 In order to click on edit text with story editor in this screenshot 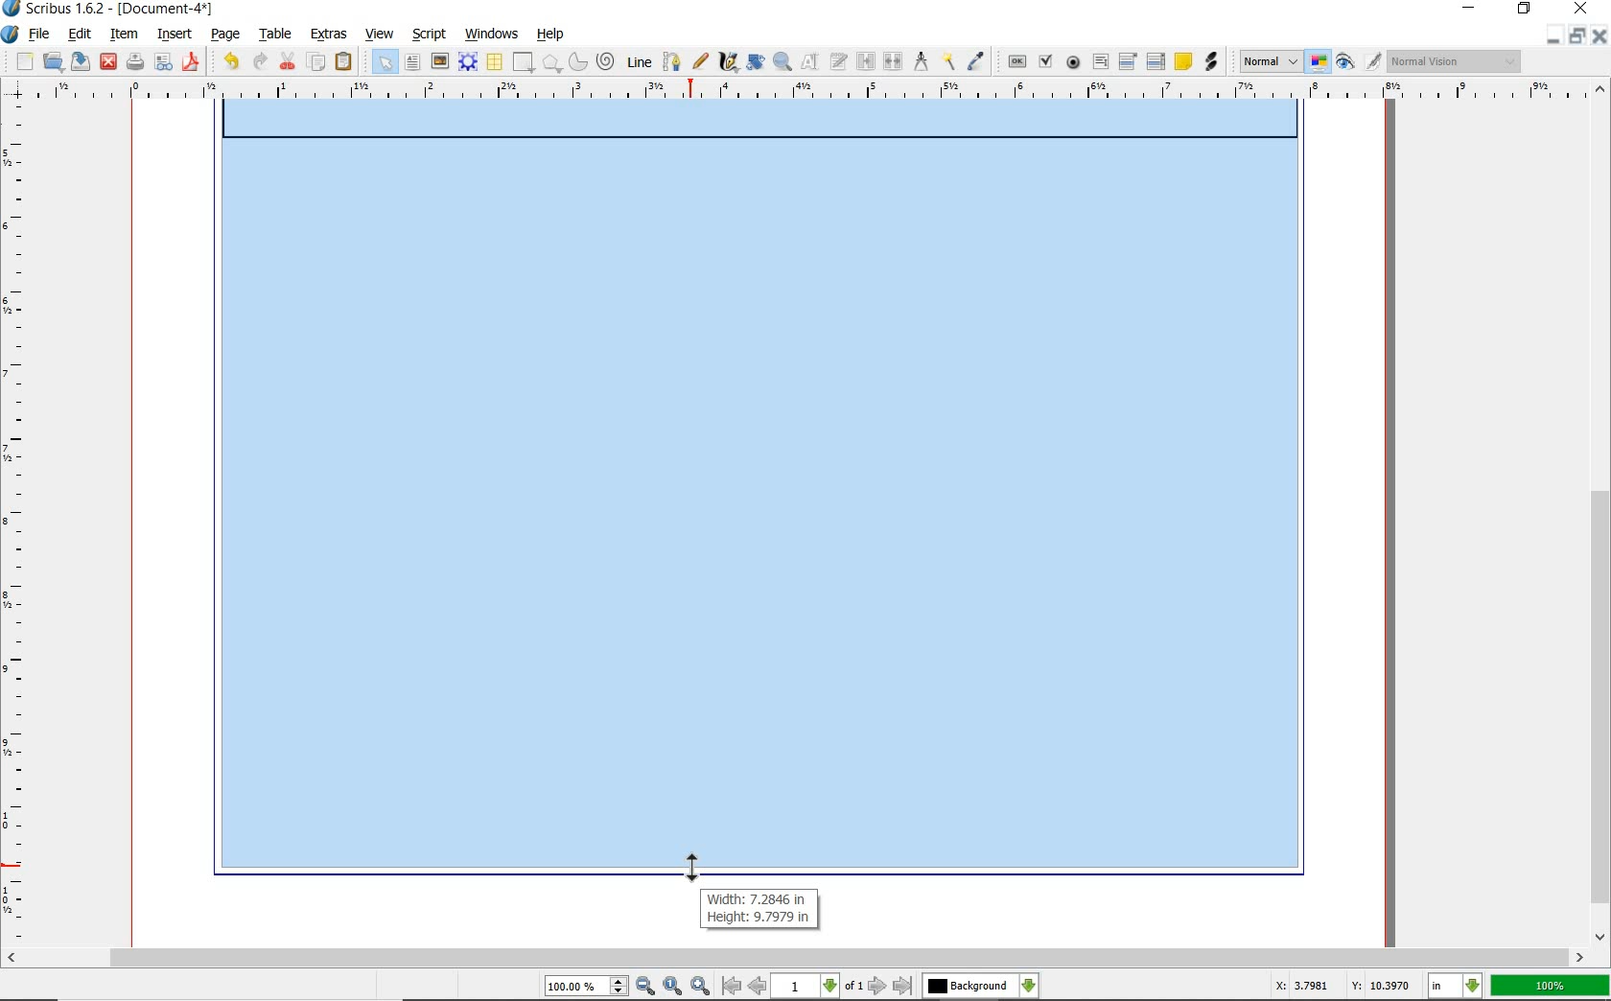, I will do `click(837, 62)`.